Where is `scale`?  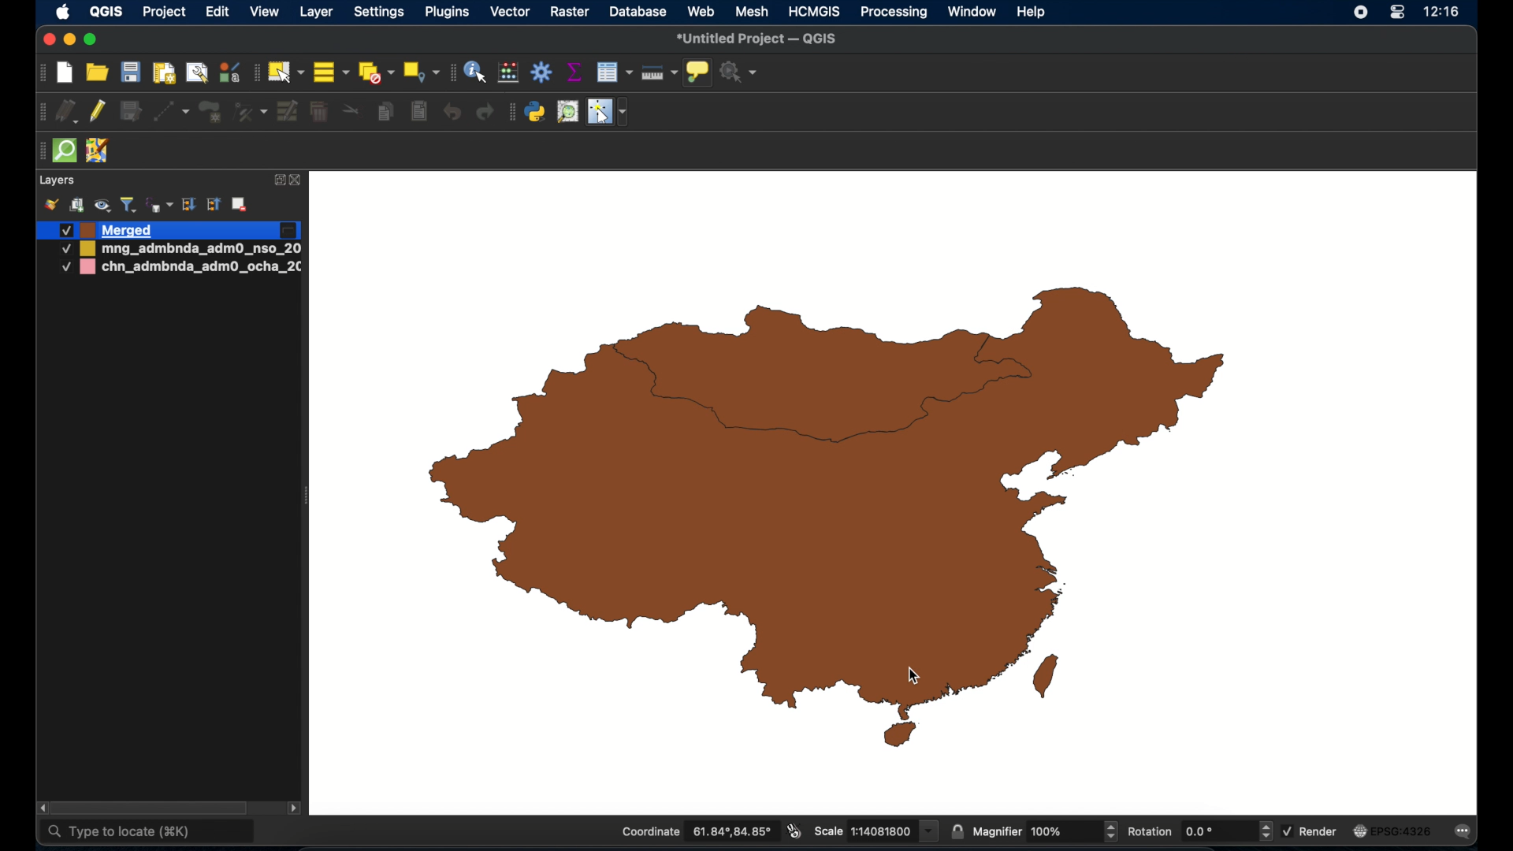 scale is located at coordinates (875, 830).